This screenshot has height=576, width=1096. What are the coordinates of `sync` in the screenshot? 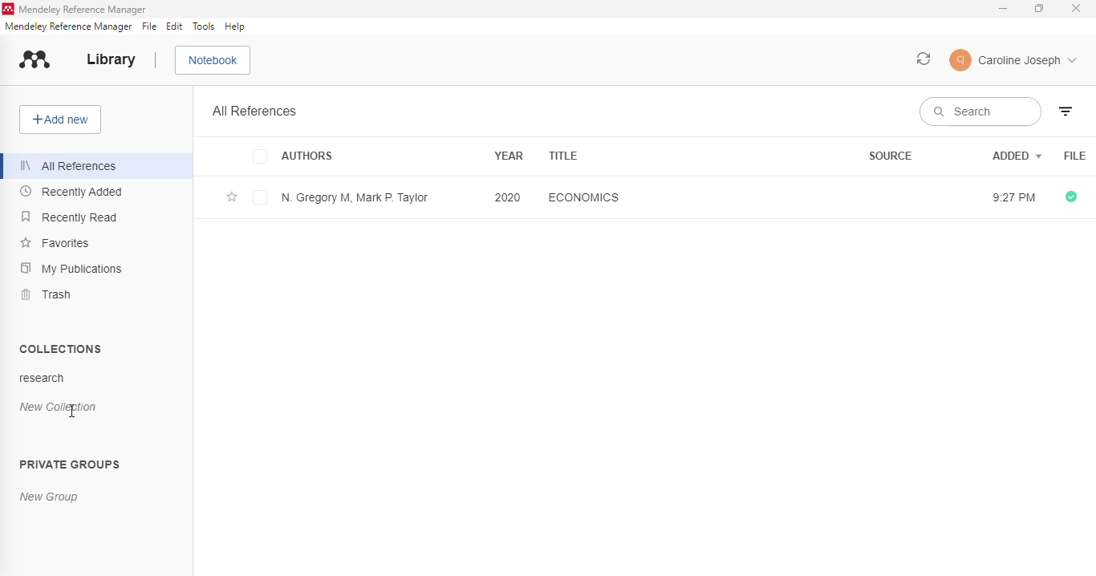 It's located at (924, 59).